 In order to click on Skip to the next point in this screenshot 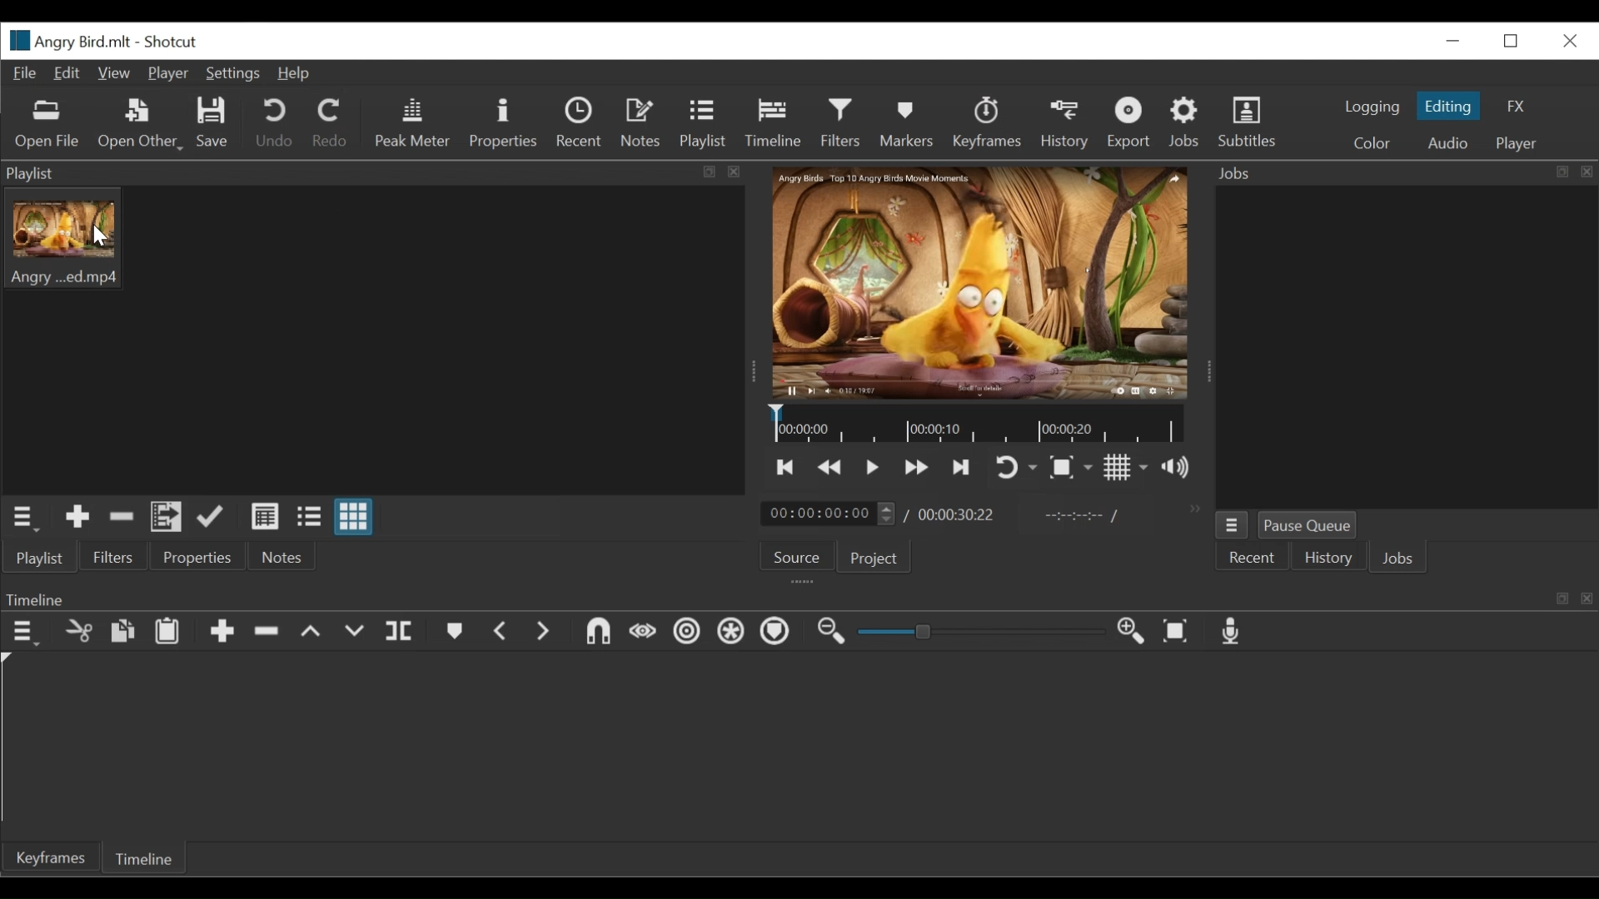, I will do `click(963, 466)`.